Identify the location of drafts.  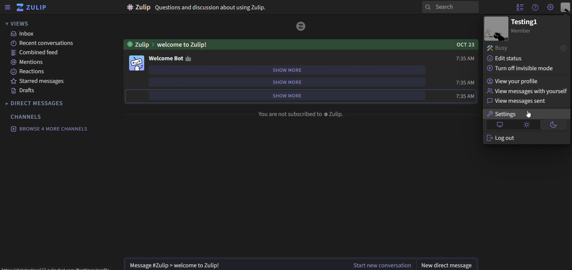
(25, 91).